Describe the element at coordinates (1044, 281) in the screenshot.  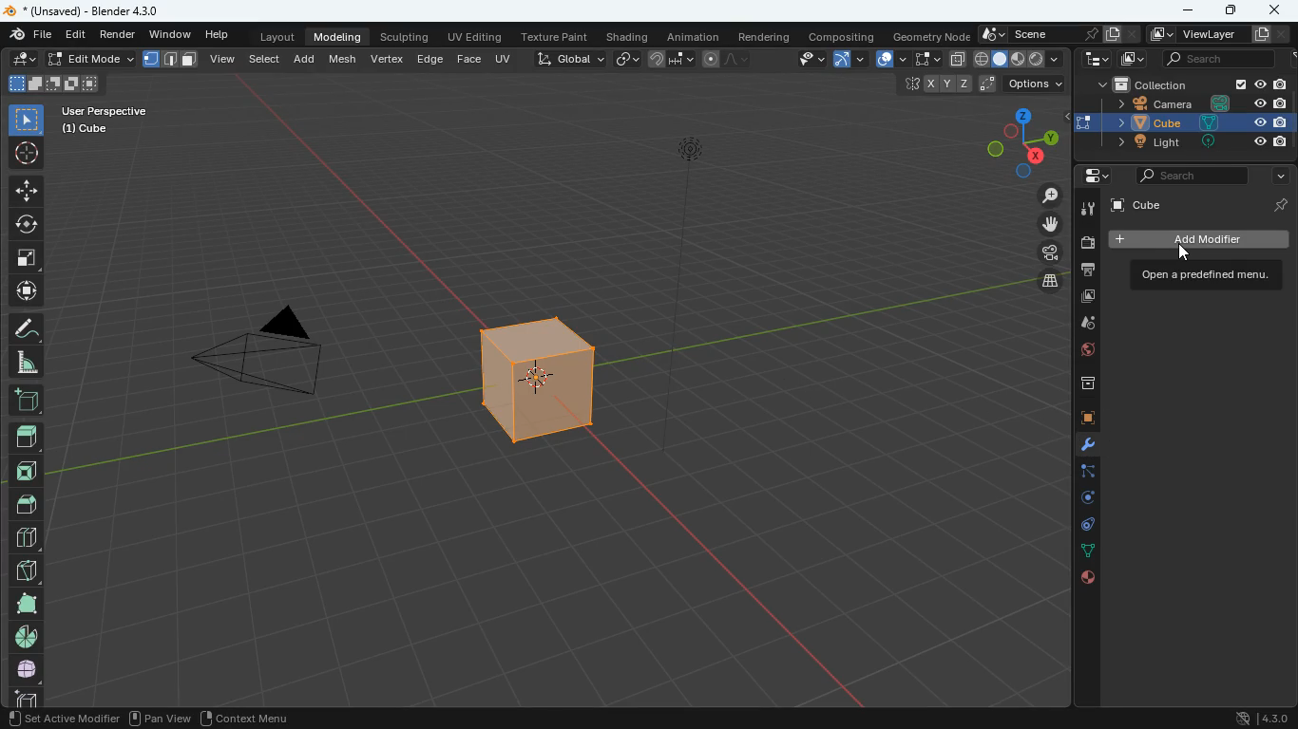
I see `layers` at that location.